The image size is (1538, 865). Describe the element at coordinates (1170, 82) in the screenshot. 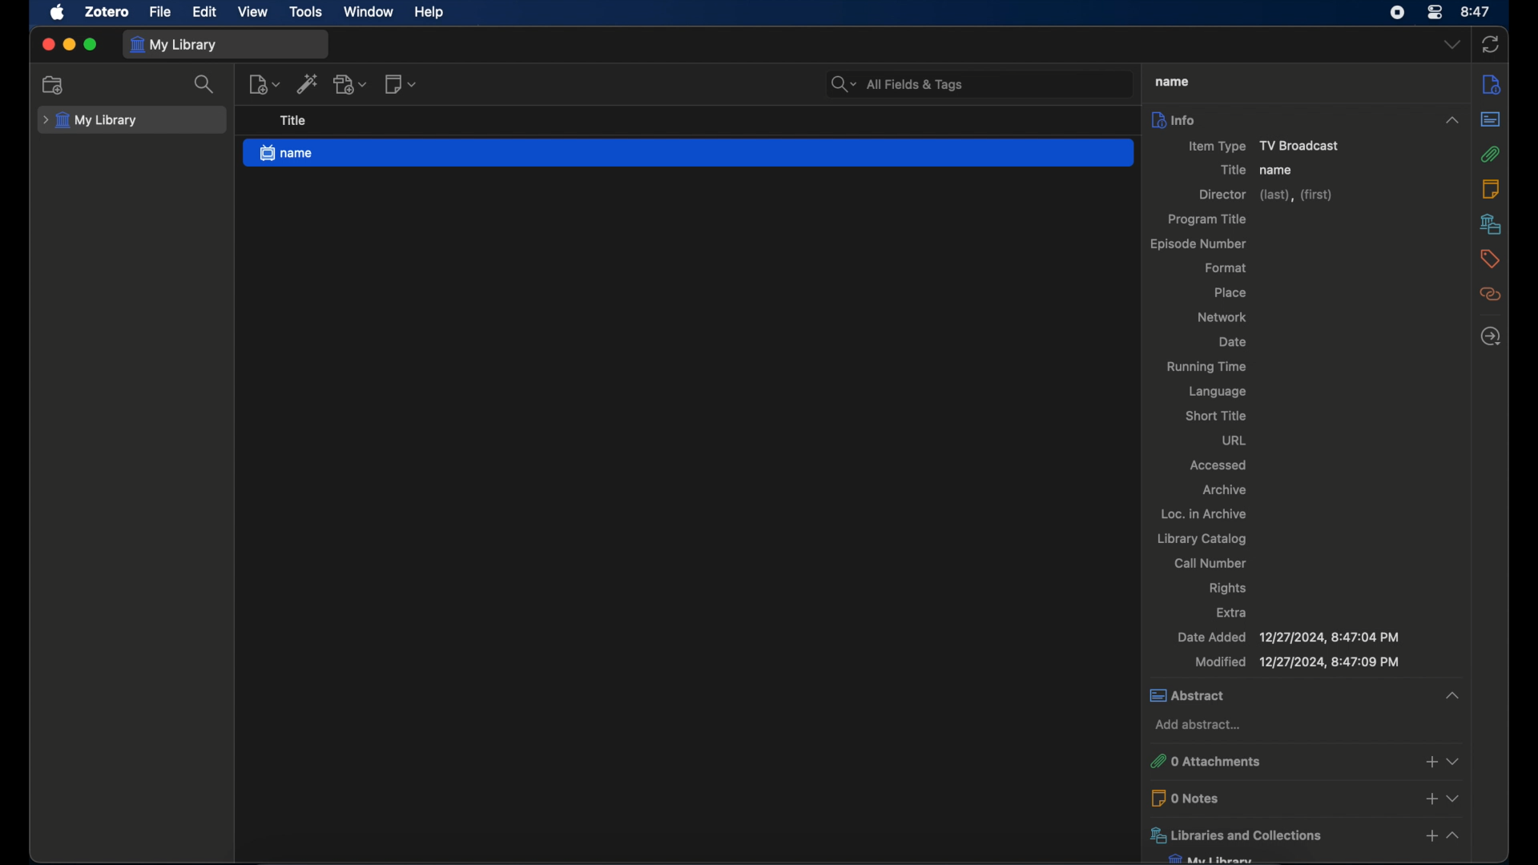

I see `title` at that location.